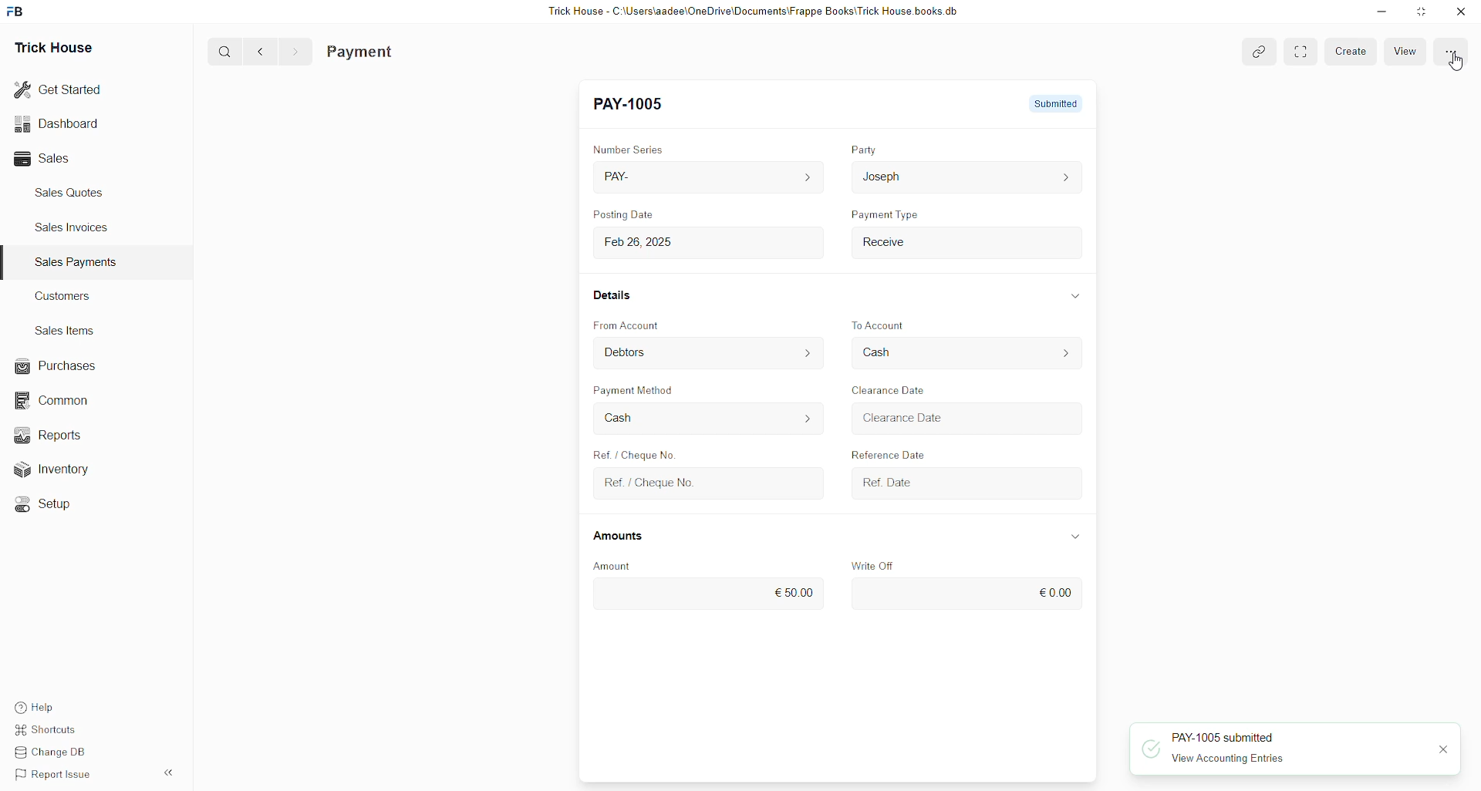 The width and height of the screenshot is (1481, 791). What do you see at coordinates (52, 727) in the screenshot?
I see `Shortcuts` at bounding box center [52, 727].